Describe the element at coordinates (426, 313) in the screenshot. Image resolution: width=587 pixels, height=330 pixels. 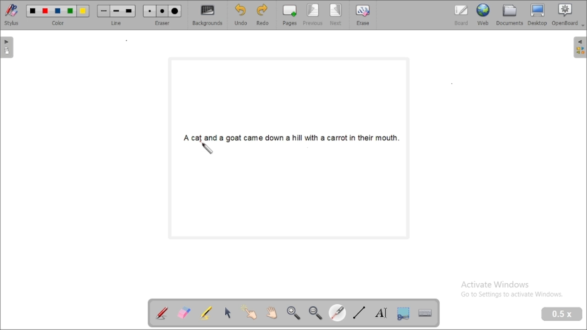
I see `display virtual keyboard` at that location.